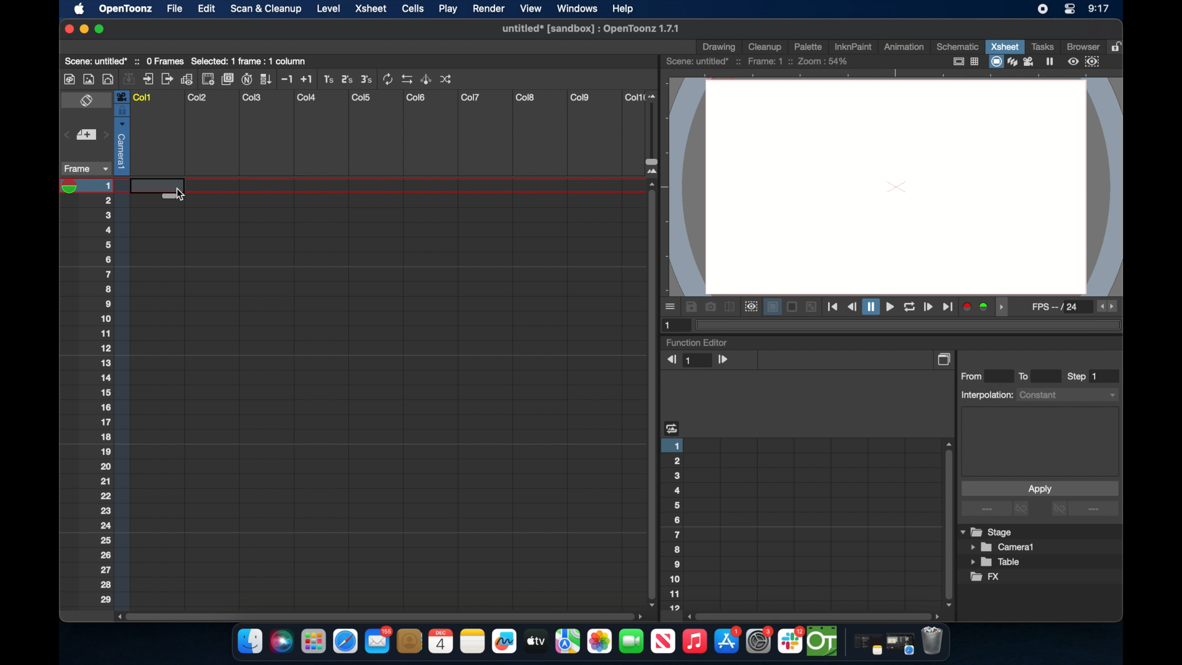  I want to click on 1, so click(699, 361).